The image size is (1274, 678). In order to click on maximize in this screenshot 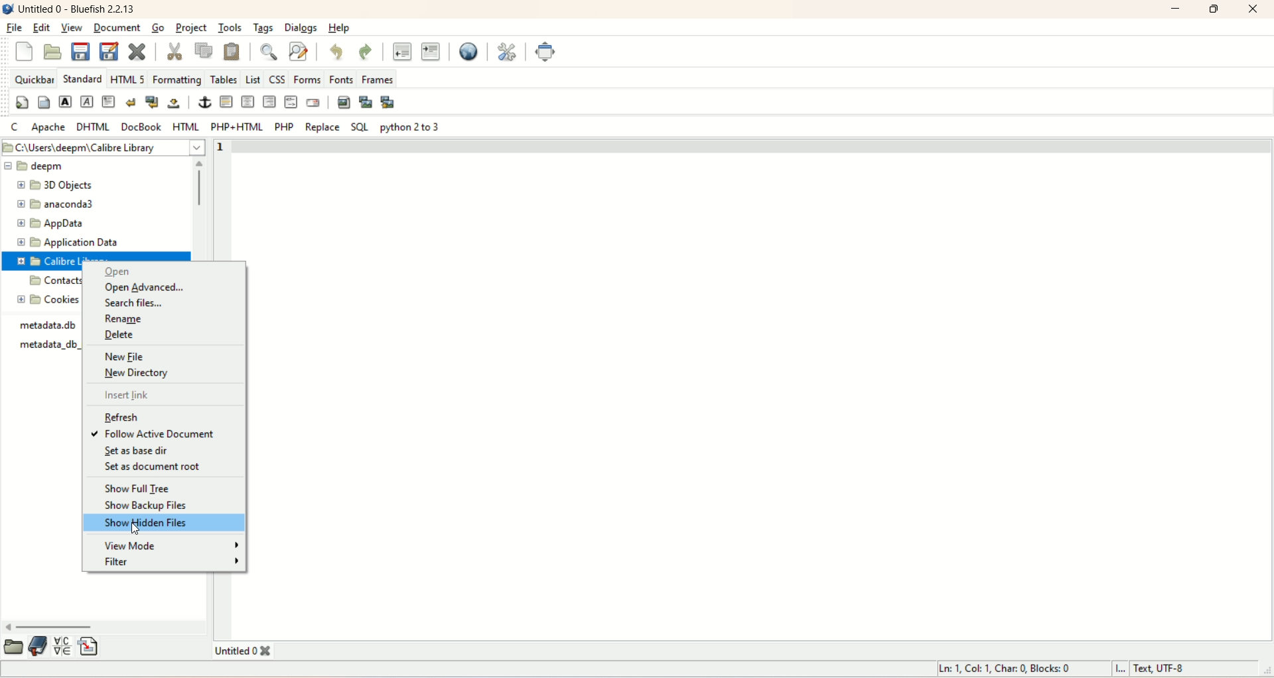, I will do `click(1215, 10)`.